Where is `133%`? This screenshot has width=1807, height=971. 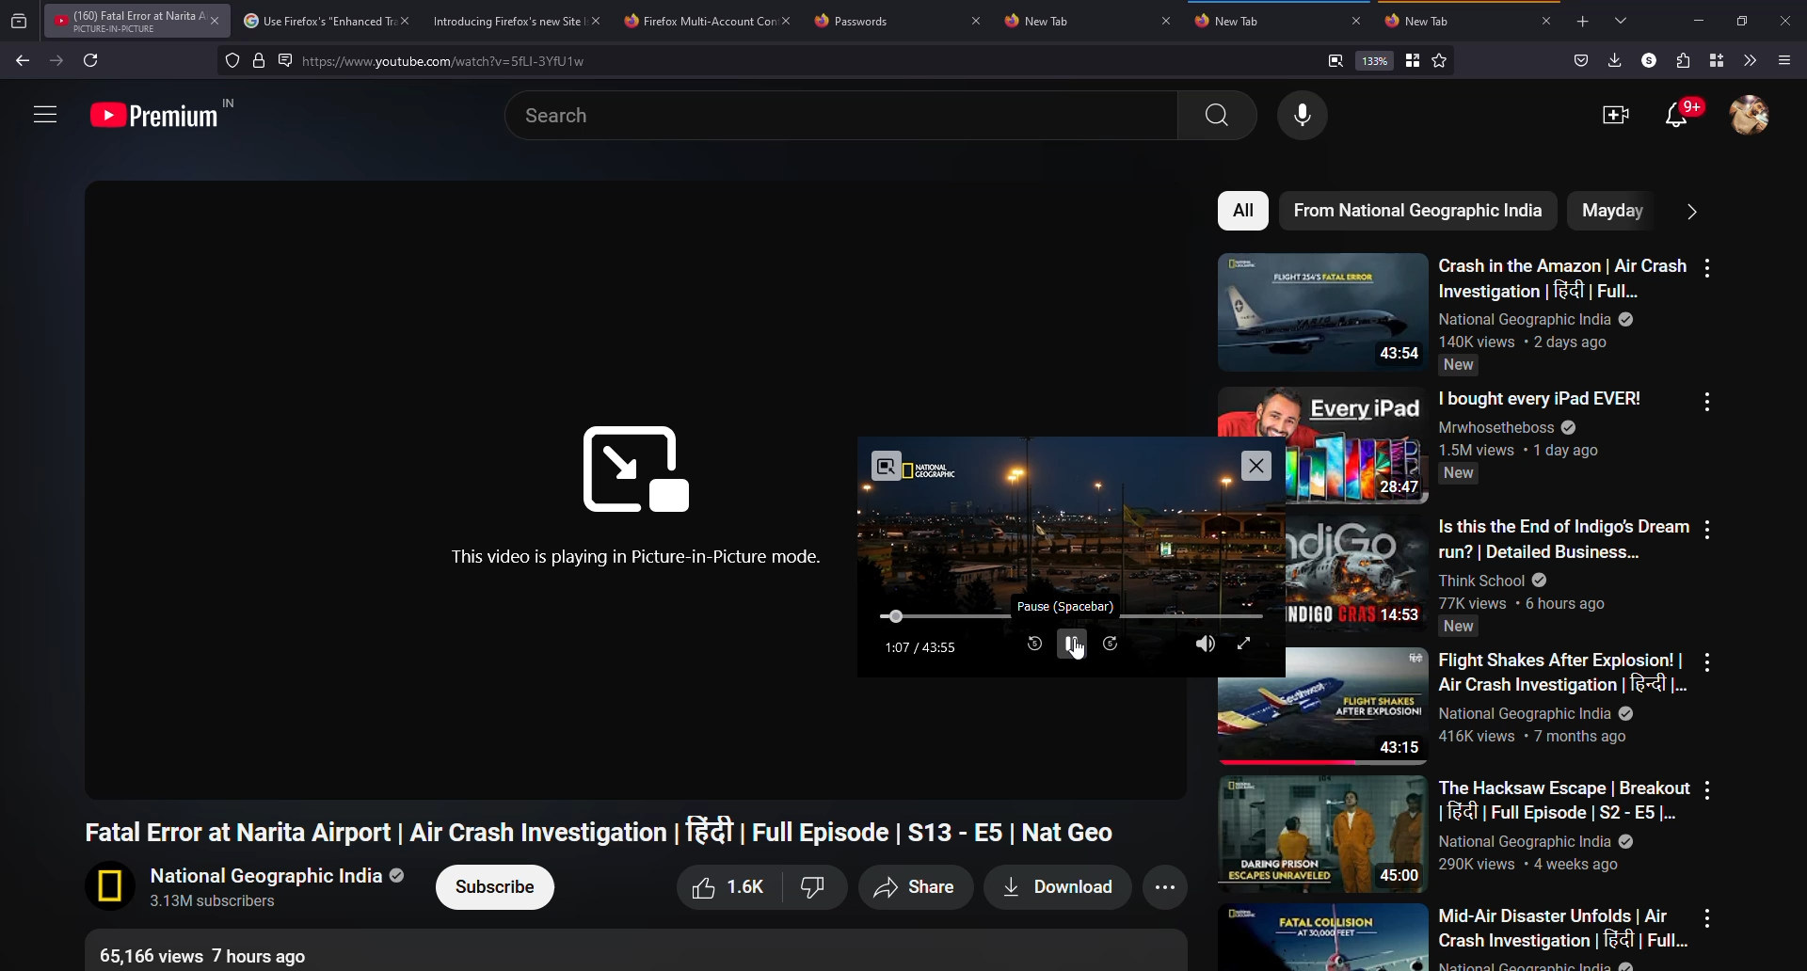 133% is located at coordinates (1375, 60).